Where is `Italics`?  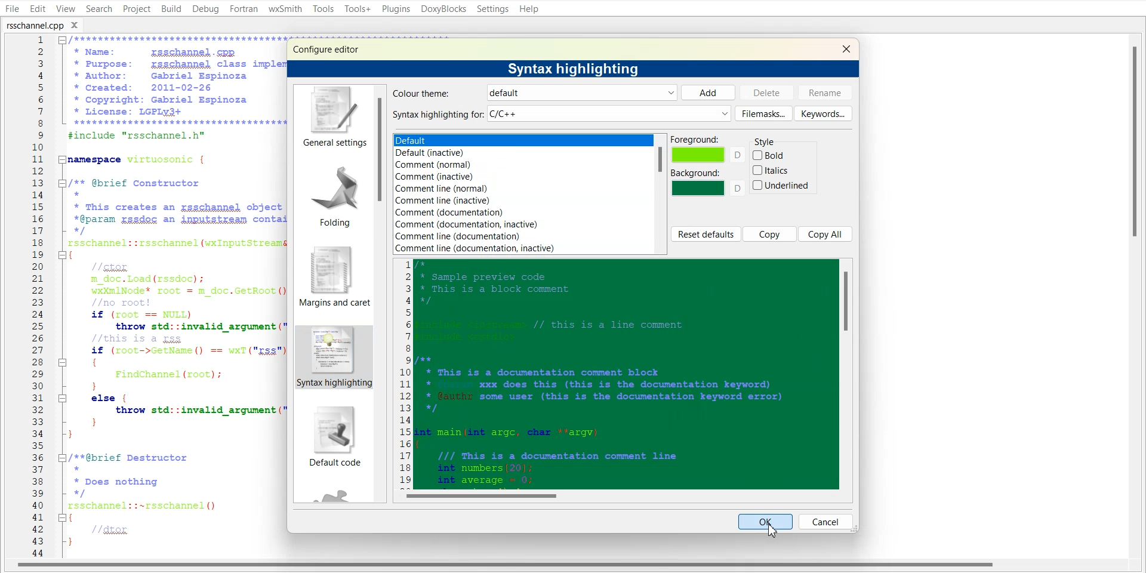
Italics is located at coordinates (772, 170).